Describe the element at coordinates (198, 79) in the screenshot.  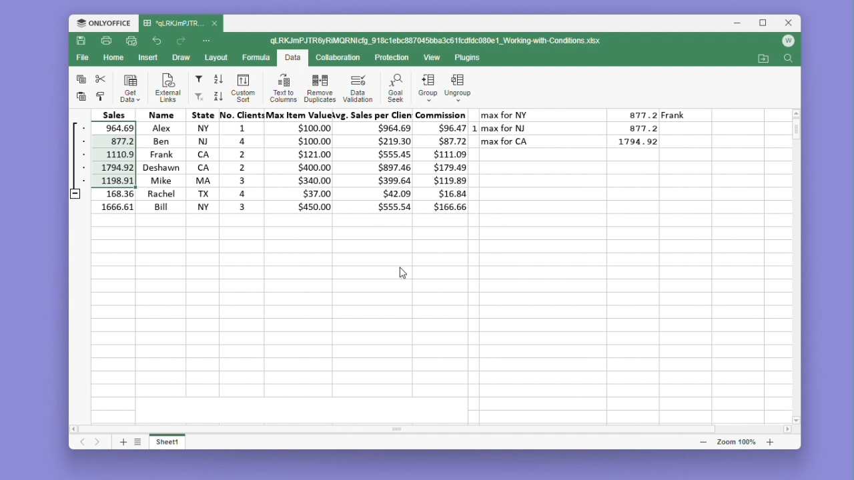
I see `Filter` at that location.